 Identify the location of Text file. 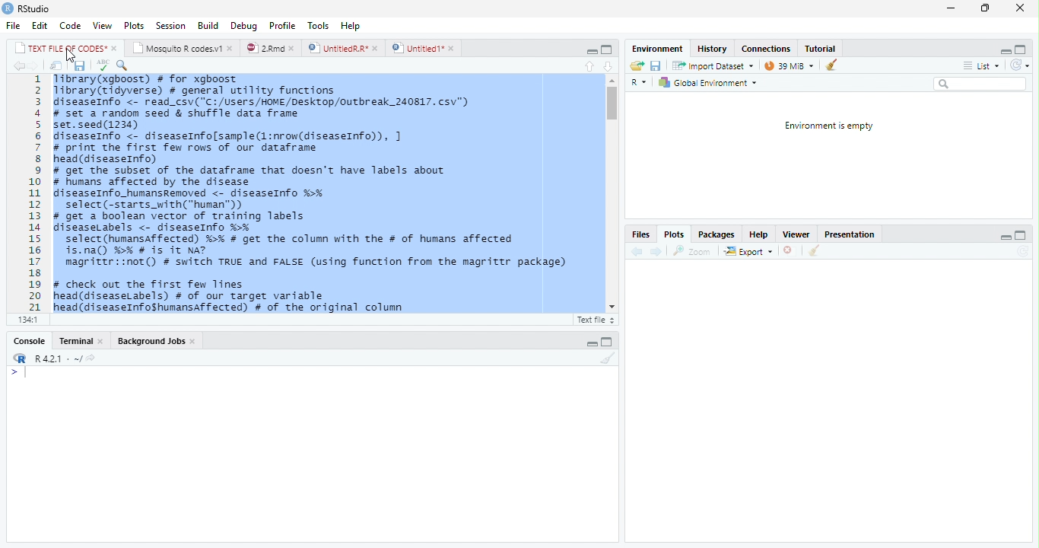
(596, 318).